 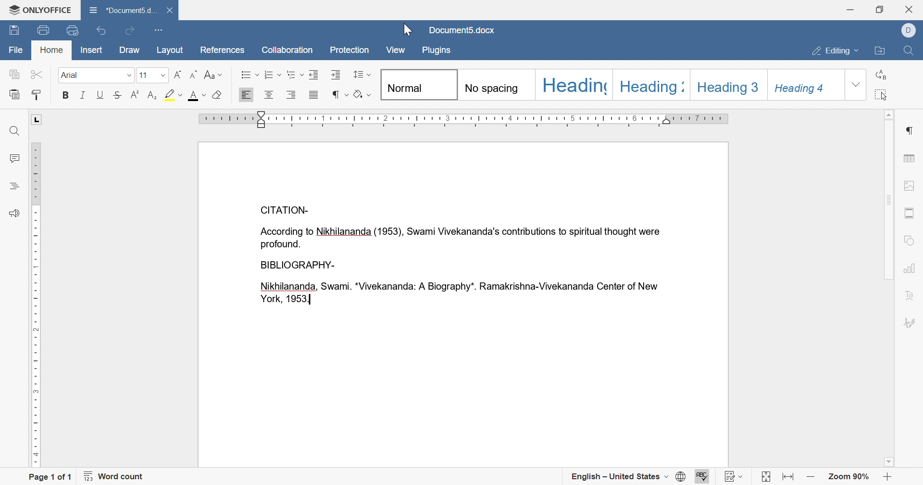 I want to click on font size, so click(x=153, y=76).